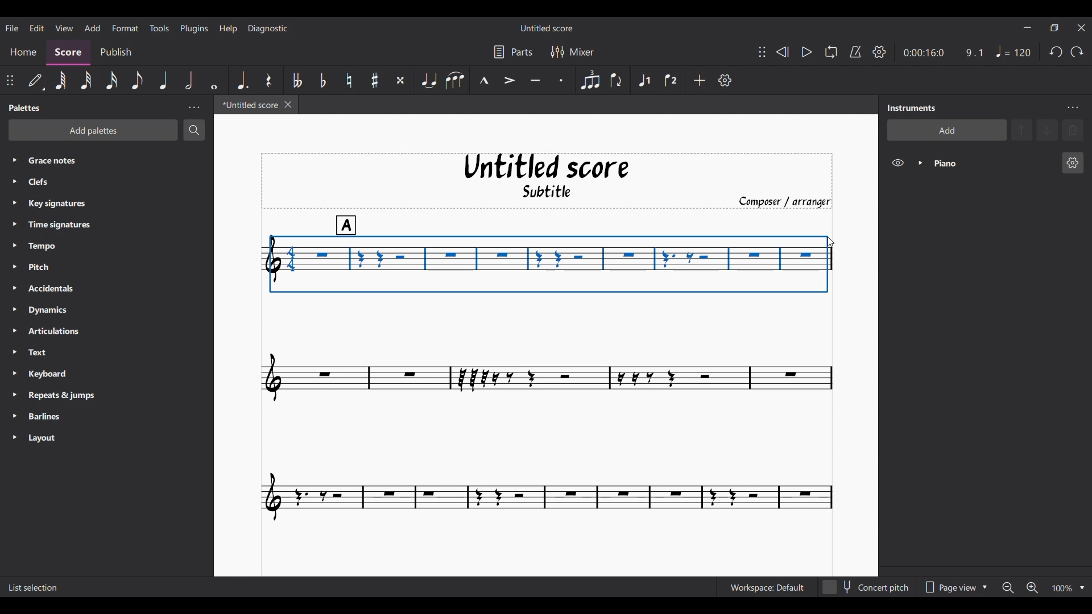 This screenshot has height=614, width=1092. I want to click on Add, so click(700, 80).